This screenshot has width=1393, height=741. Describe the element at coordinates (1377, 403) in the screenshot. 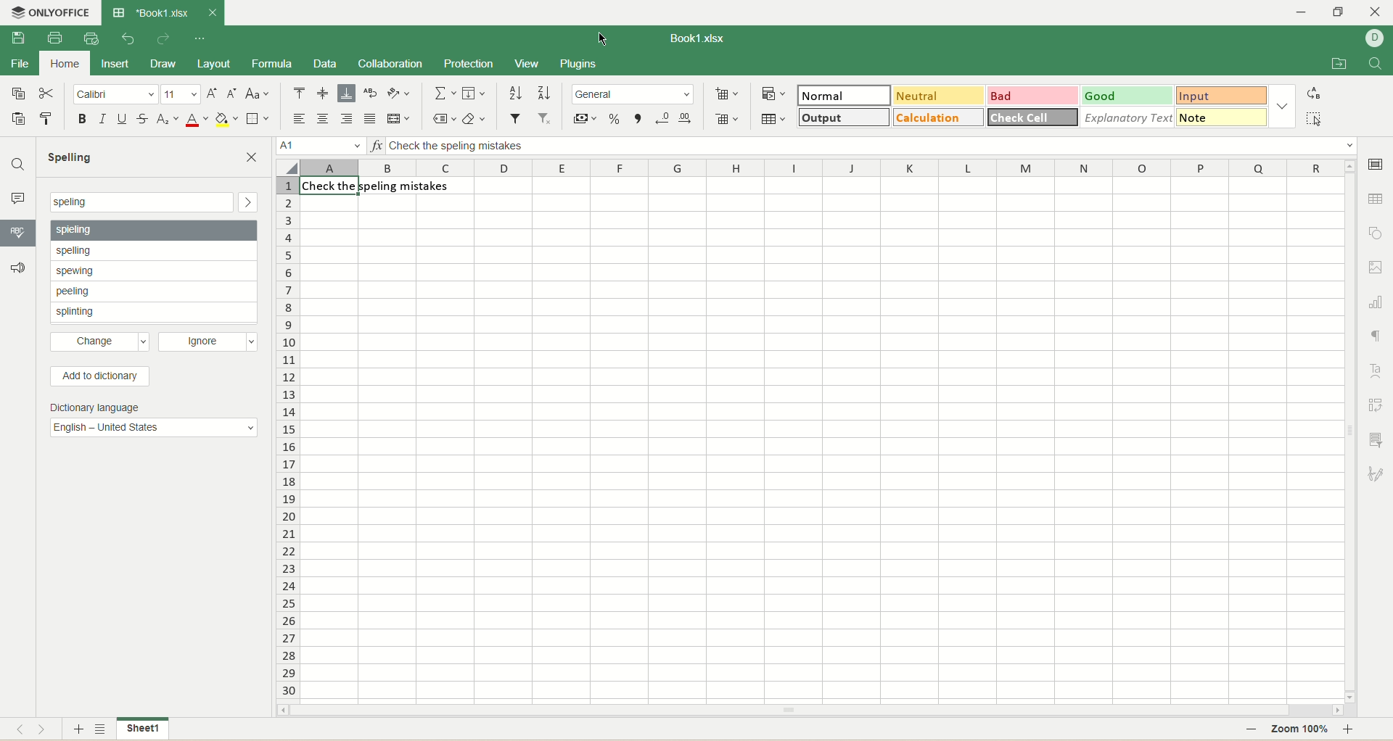

I see `pivot settings` at that location.